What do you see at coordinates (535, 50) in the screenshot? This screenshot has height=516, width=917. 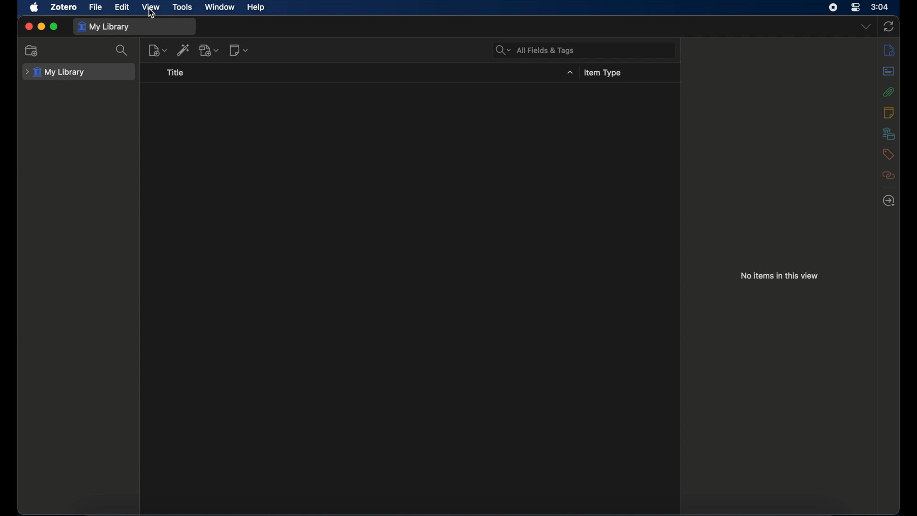 I see `all fields & tags` at bounding box center [535, 50].